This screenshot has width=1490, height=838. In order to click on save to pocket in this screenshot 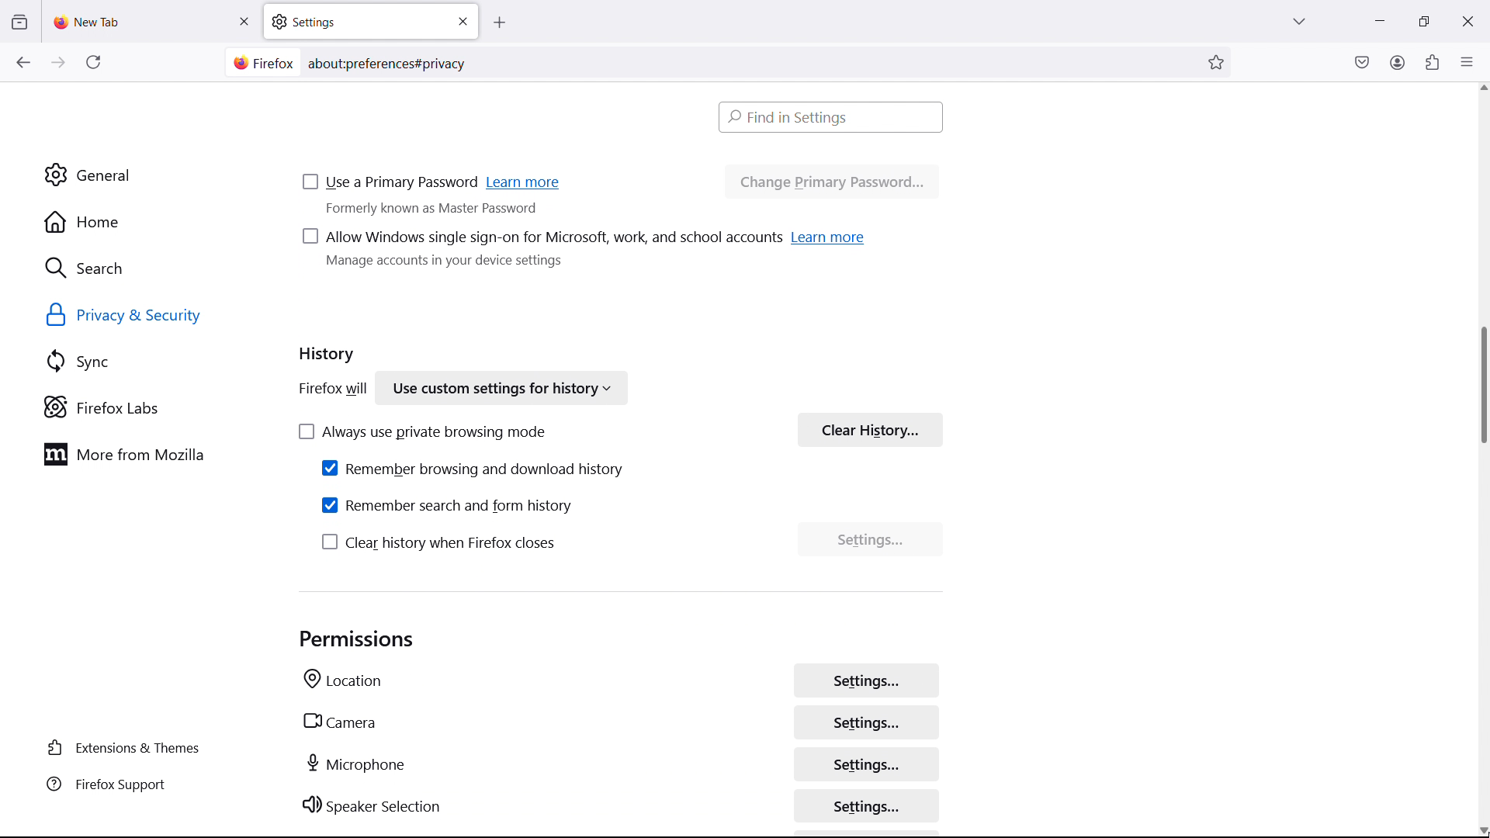, I will do `click(1362, 61)`.